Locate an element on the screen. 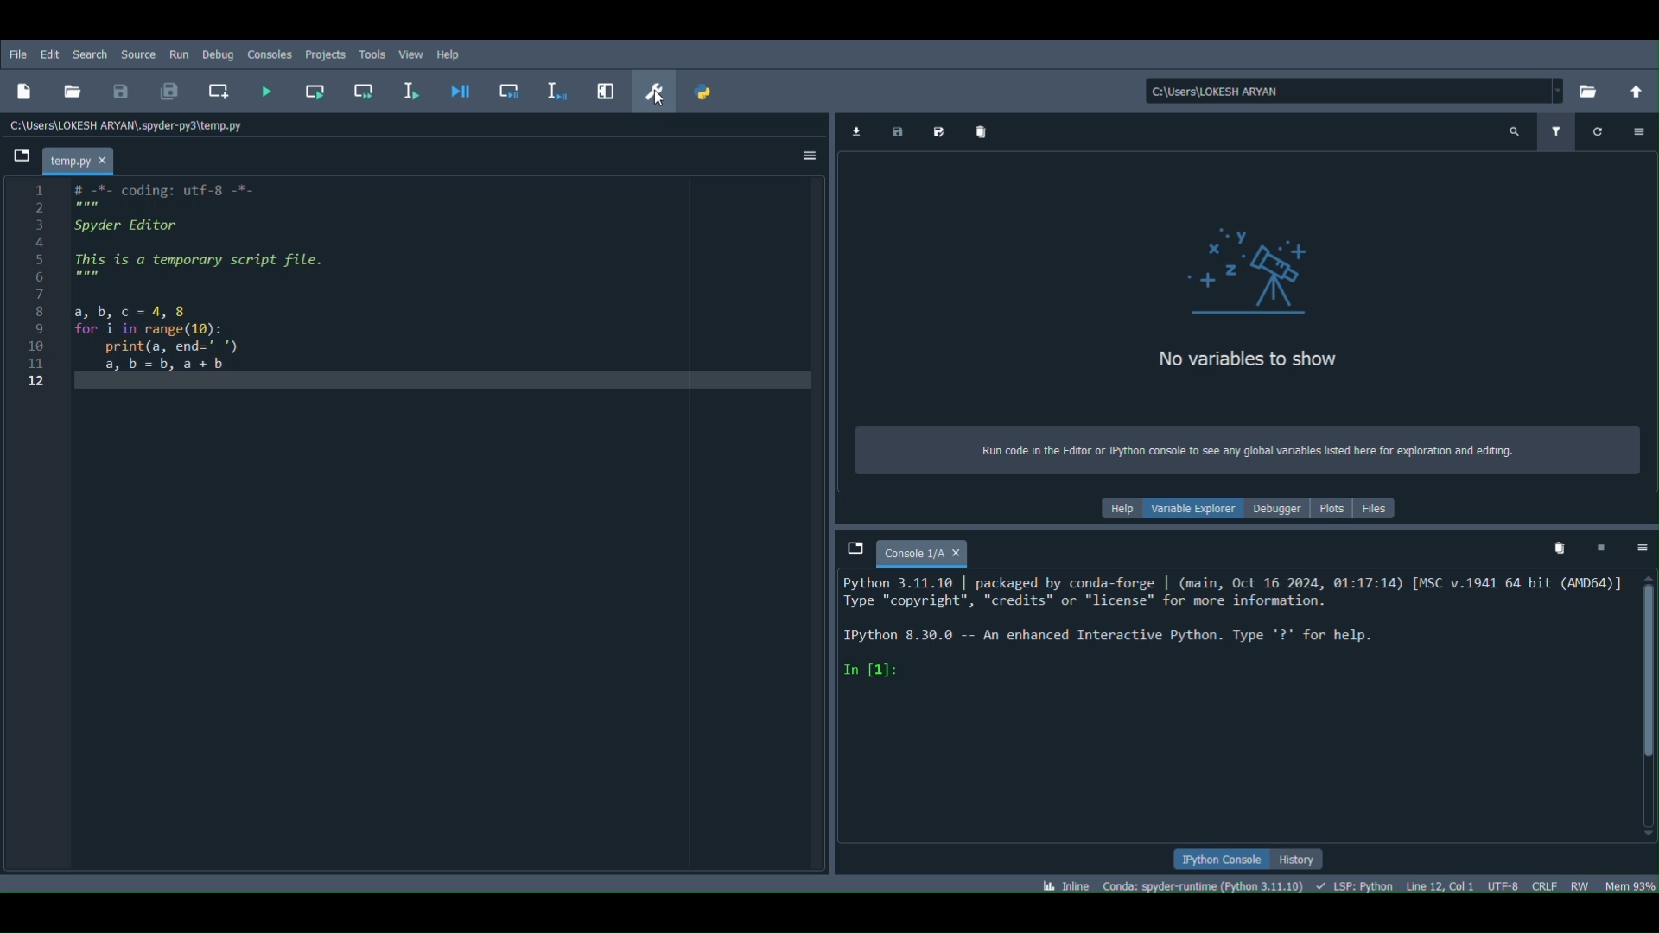 The image size is (1659, 933). Debug cell is located at coordinates (512, 90).